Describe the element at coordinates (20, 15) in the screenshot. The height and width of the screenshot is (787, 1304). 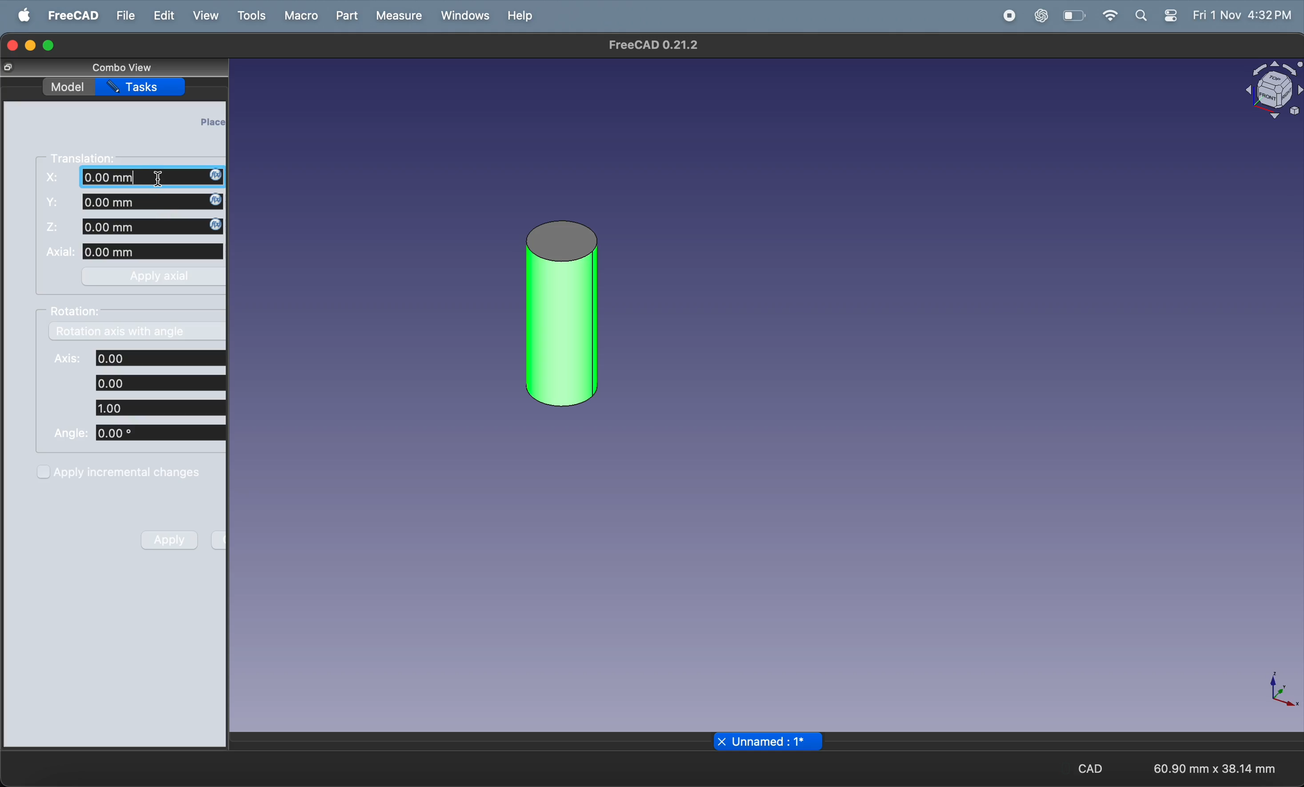
I see `apple menu` at that location.